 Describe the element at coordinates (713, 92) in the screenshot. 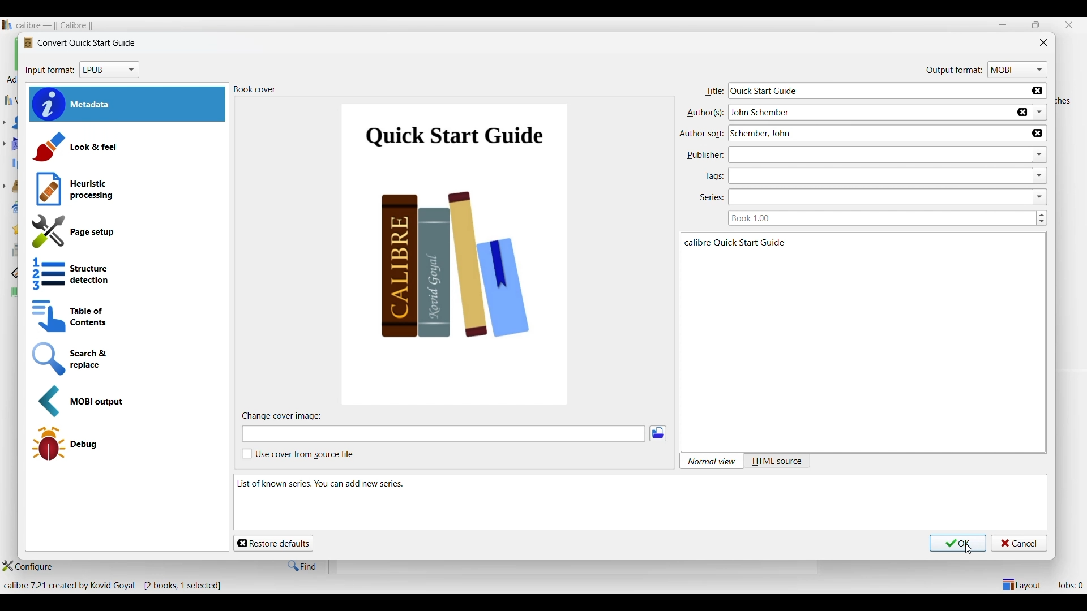

I see `title` at that location.